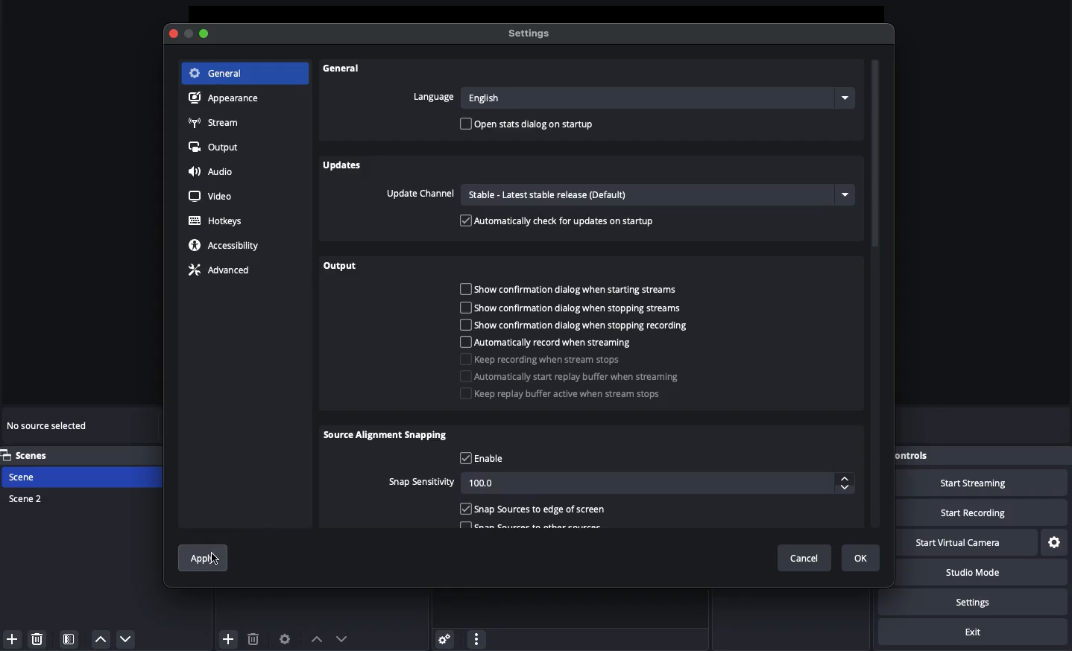  Describe the element at coordinates (217, 122) in the screenshot. I see `Stream` at that location.